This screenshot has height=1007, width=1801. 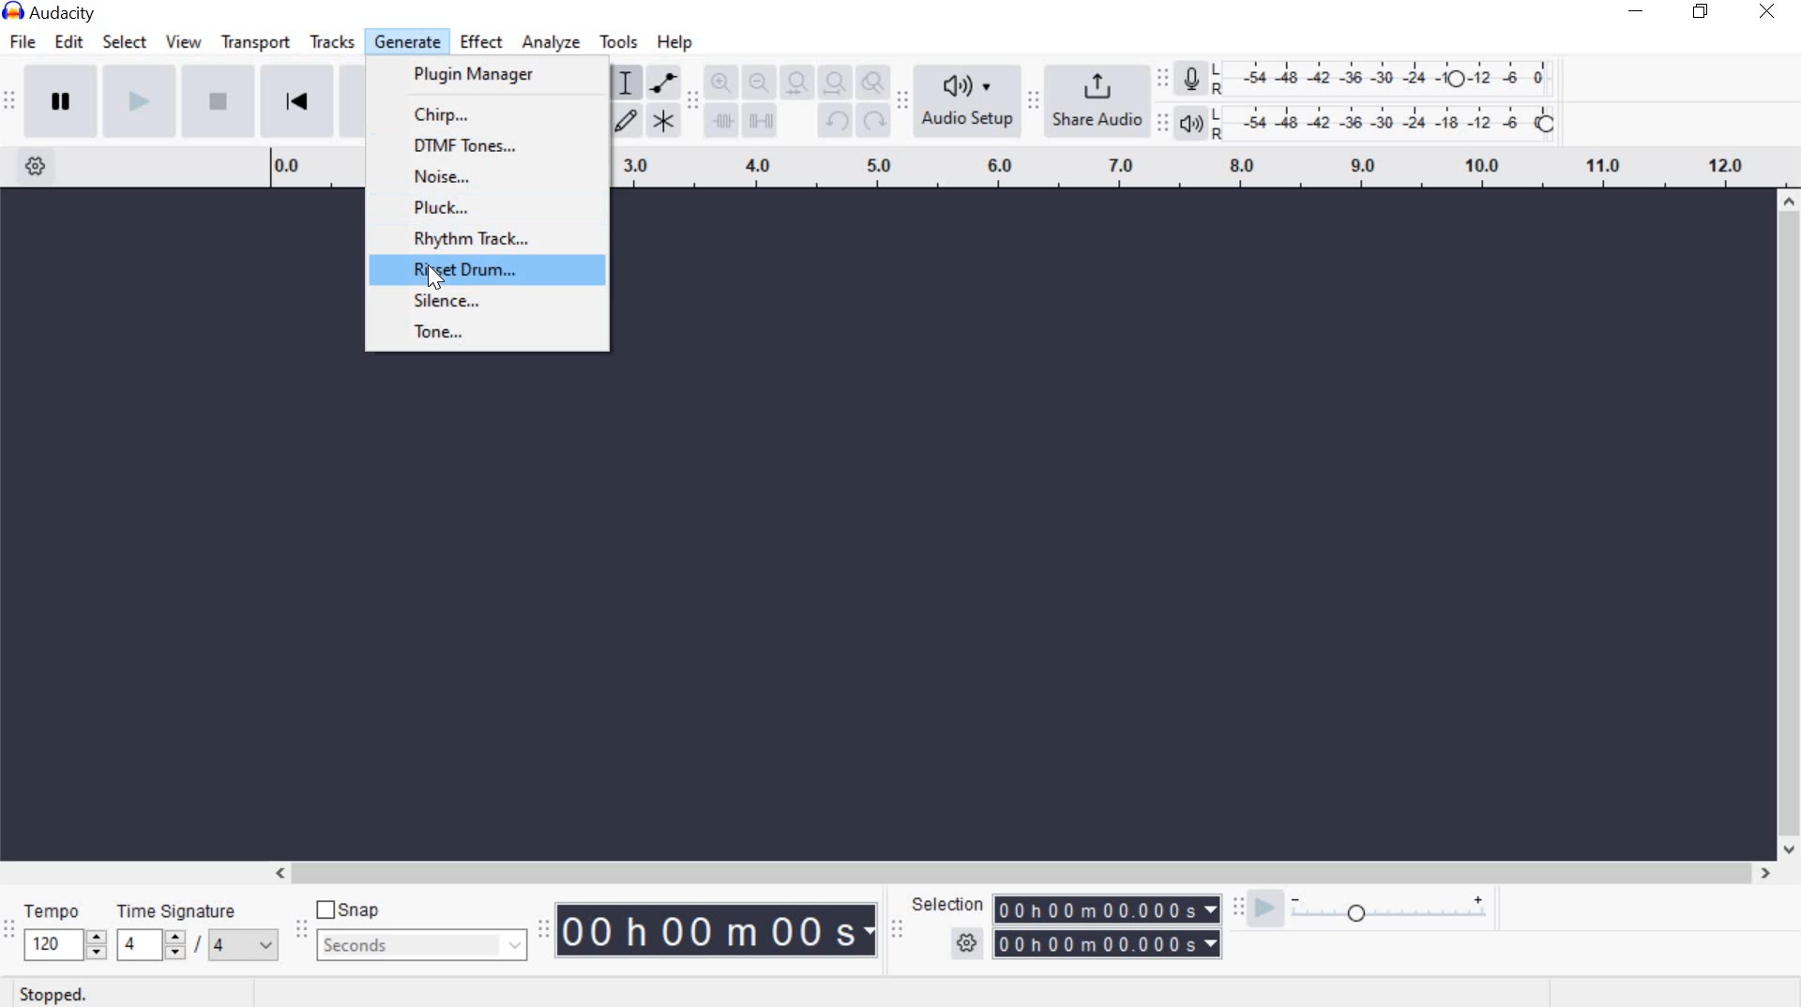 I want to click on analyze, so click(x=553, y=45).